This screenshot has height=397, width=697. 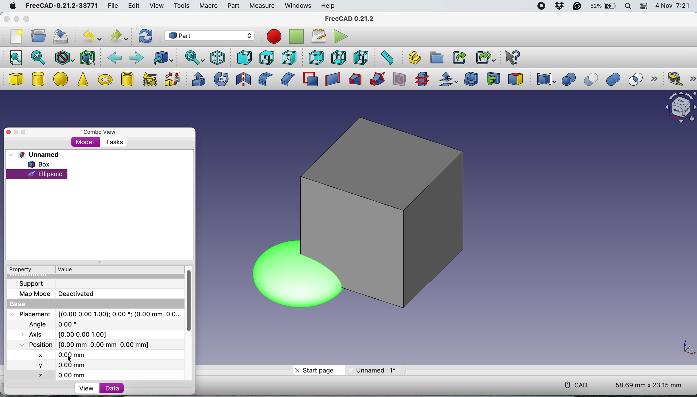 What do you see at coordinates (493, 78) in the screenshot?
I see `create projection on surface` at bounding box center [493, 78].